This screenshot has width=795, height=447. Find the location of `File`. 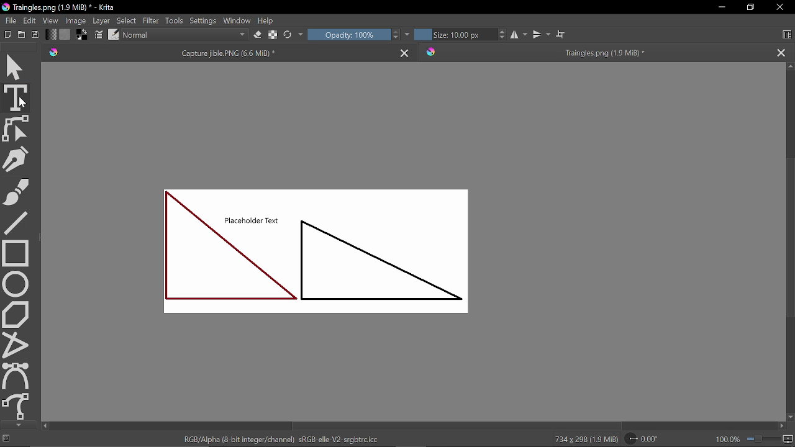

File is located at coordinates (11, 20).